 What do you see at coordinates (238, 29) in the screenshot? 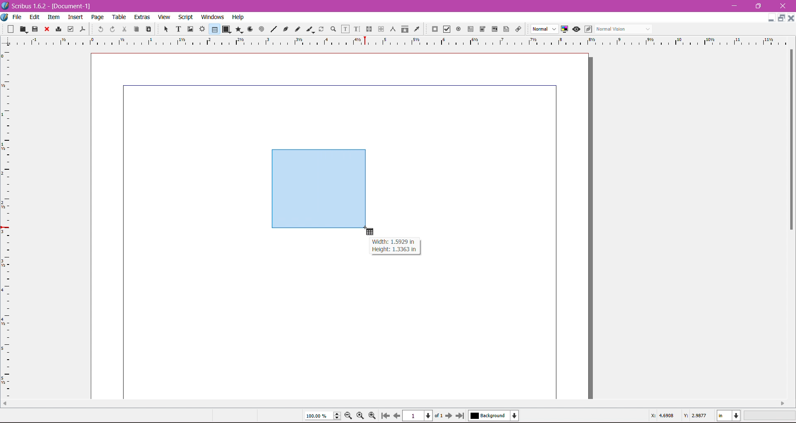
I see `Polygon` at bounding box center [238, 29].